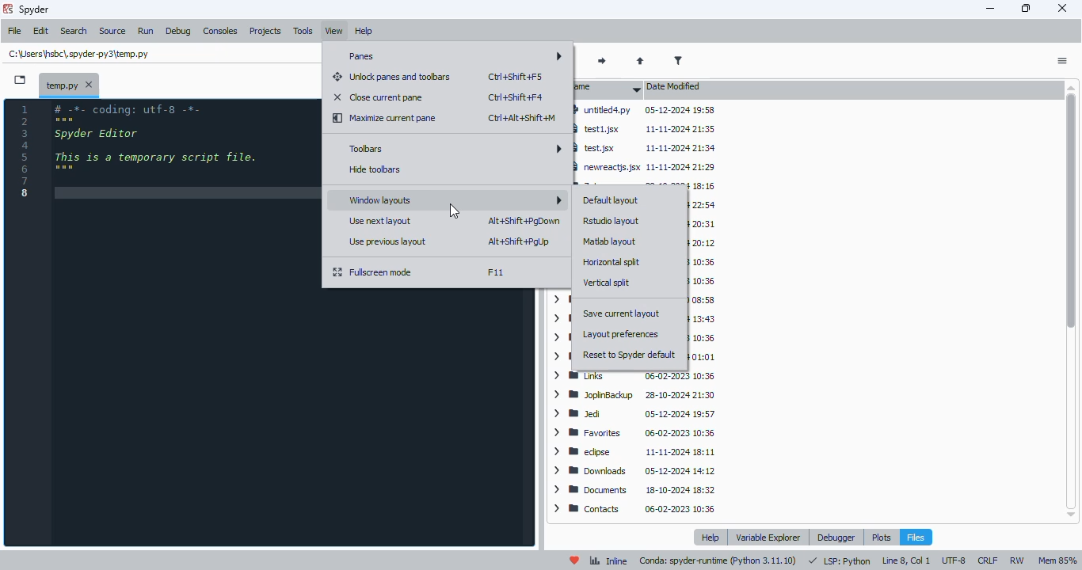  What do you see at coordinates (386, 119) in the screenshot?
I see `maximize current pane` at bounding box center [386, 119].